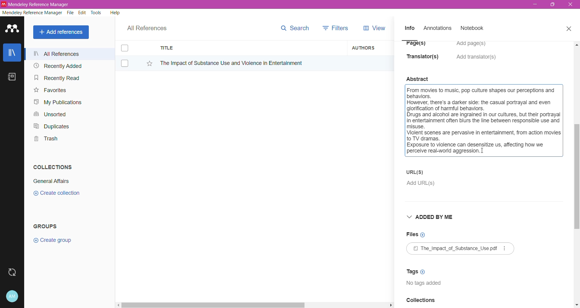 Image resolution: width=580 pixels, height=308 pixels. What do you see at coordinates (14, 271) in the screenshot?
I see `Last Sync` at bounding box center [14, 271].